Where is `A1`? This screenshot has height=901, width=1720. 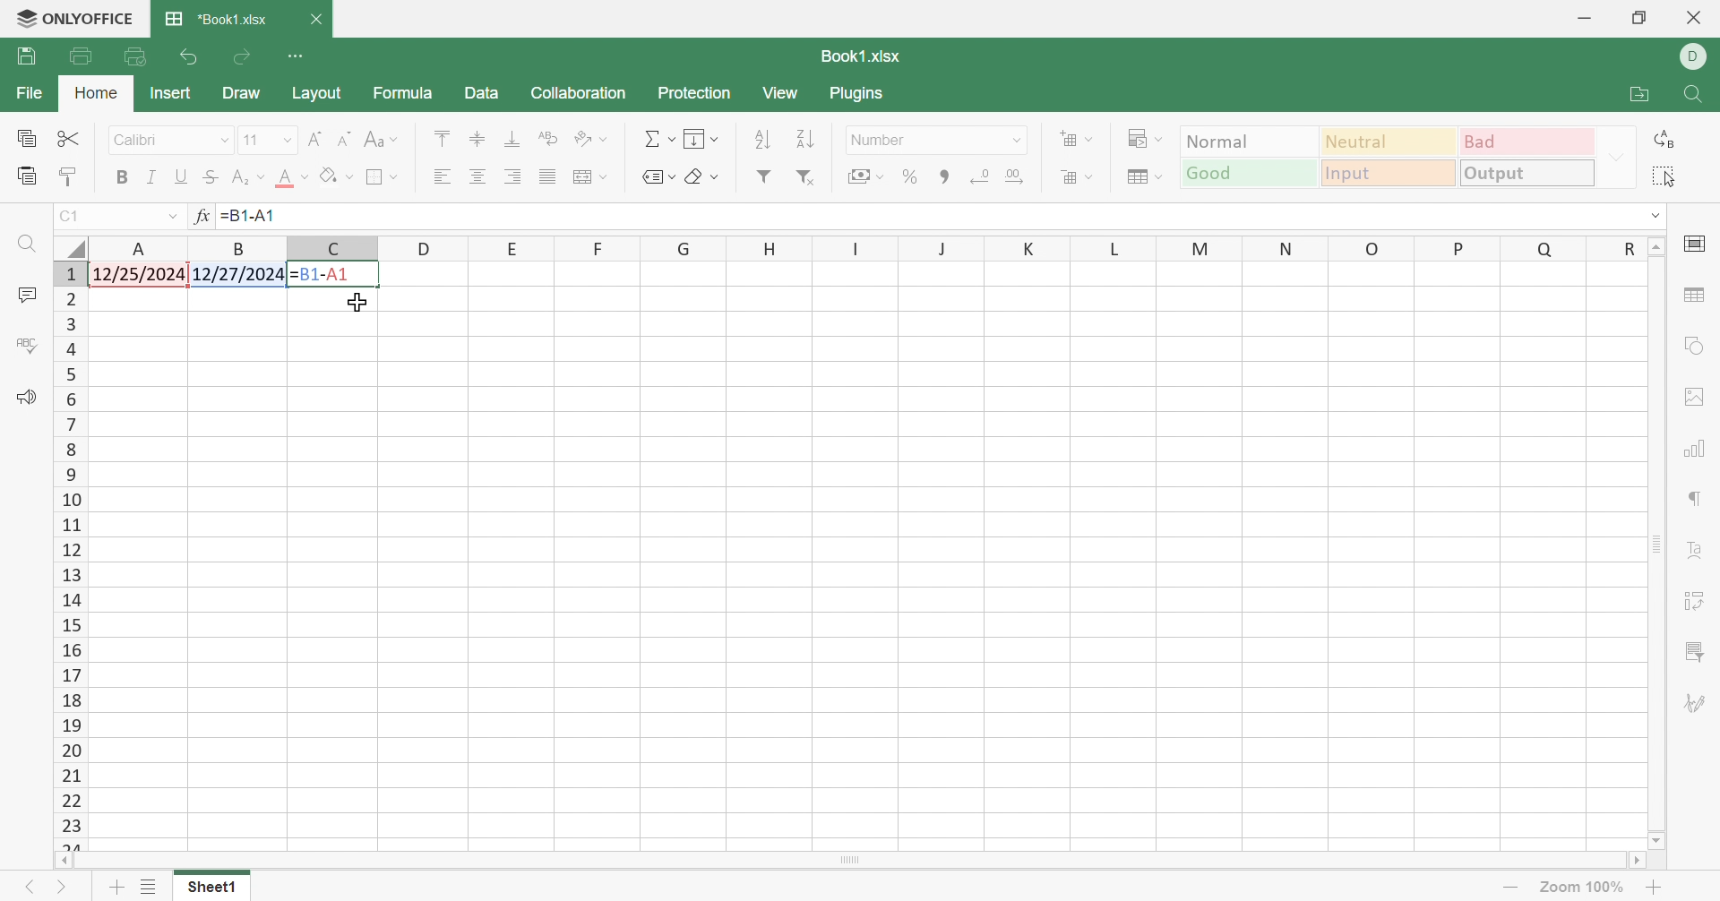 A1 is located at coordinates (74, 216).